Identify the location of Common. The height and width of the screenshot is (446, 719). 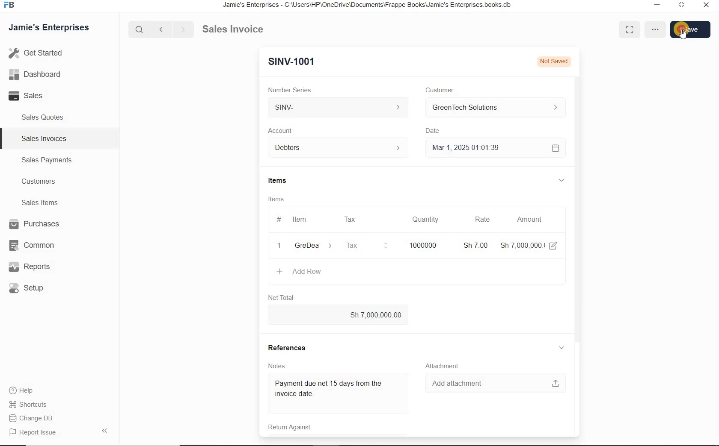
(30, 245).